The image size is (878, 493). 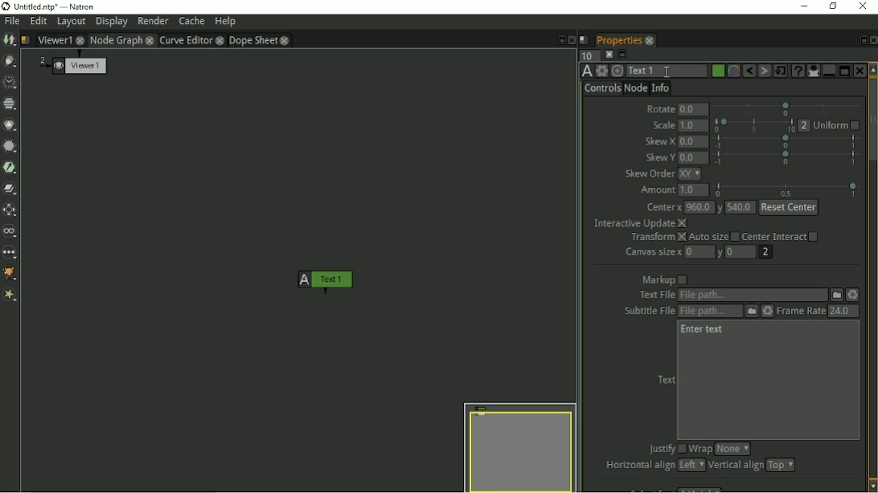 What do you see at coordinates (11, 273) in the screenshot?
I see `GMIC` at bounding box center [11, 273].